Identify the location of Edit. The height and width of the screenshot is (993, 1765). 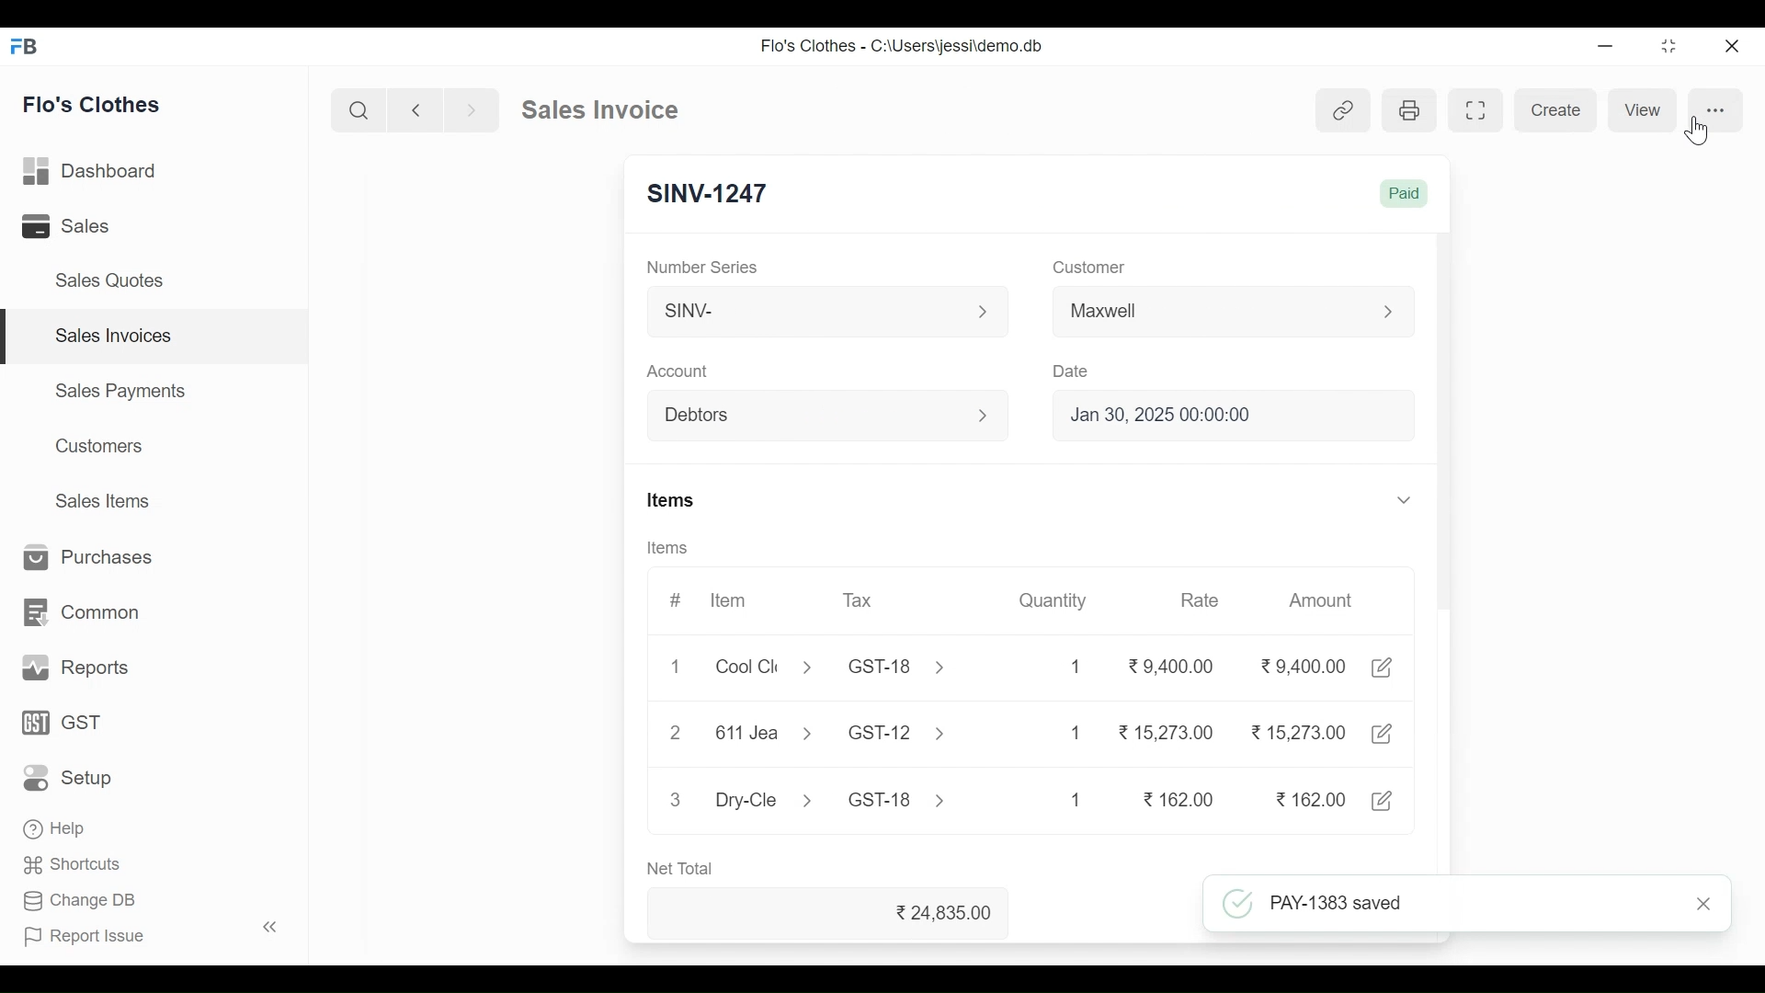
(1385, 668).